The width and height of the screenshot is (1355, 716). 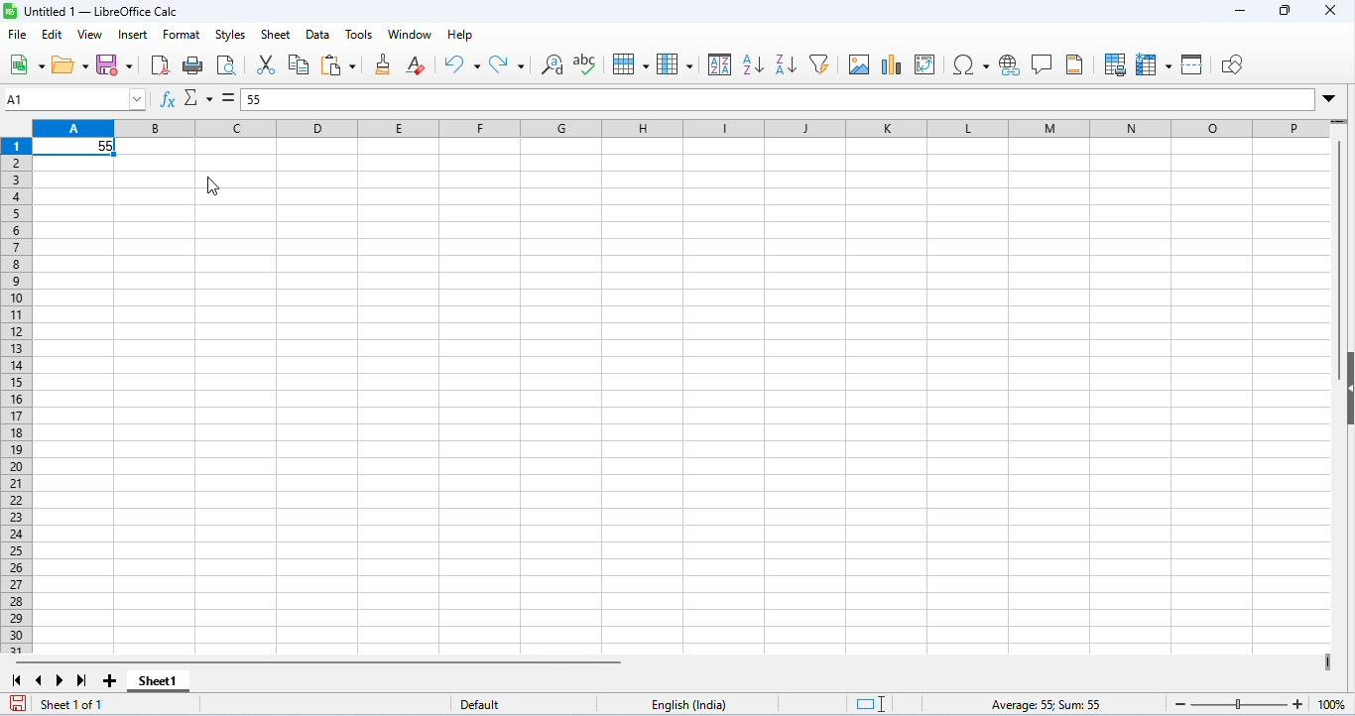 What do you see at coordinates (1115, 64) in the screenshot?
I see `define print area` at bounding box center [1115, 64].